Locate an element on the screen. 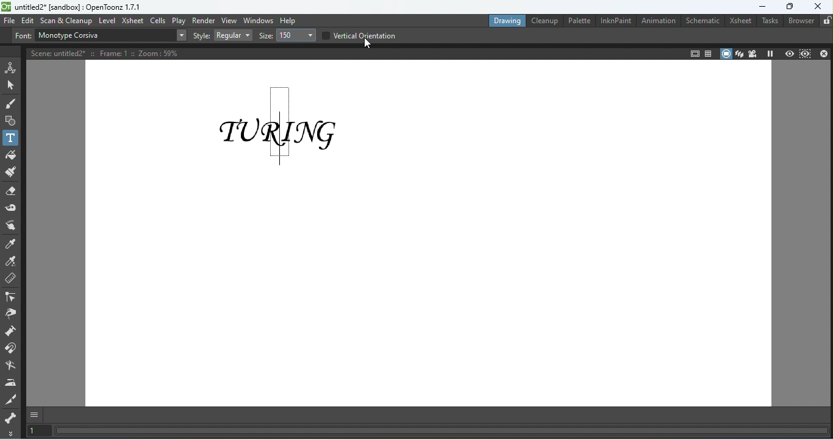 The width and height of the screenshot is (833, 440). Tape tool is located at coordinates (12, 205).